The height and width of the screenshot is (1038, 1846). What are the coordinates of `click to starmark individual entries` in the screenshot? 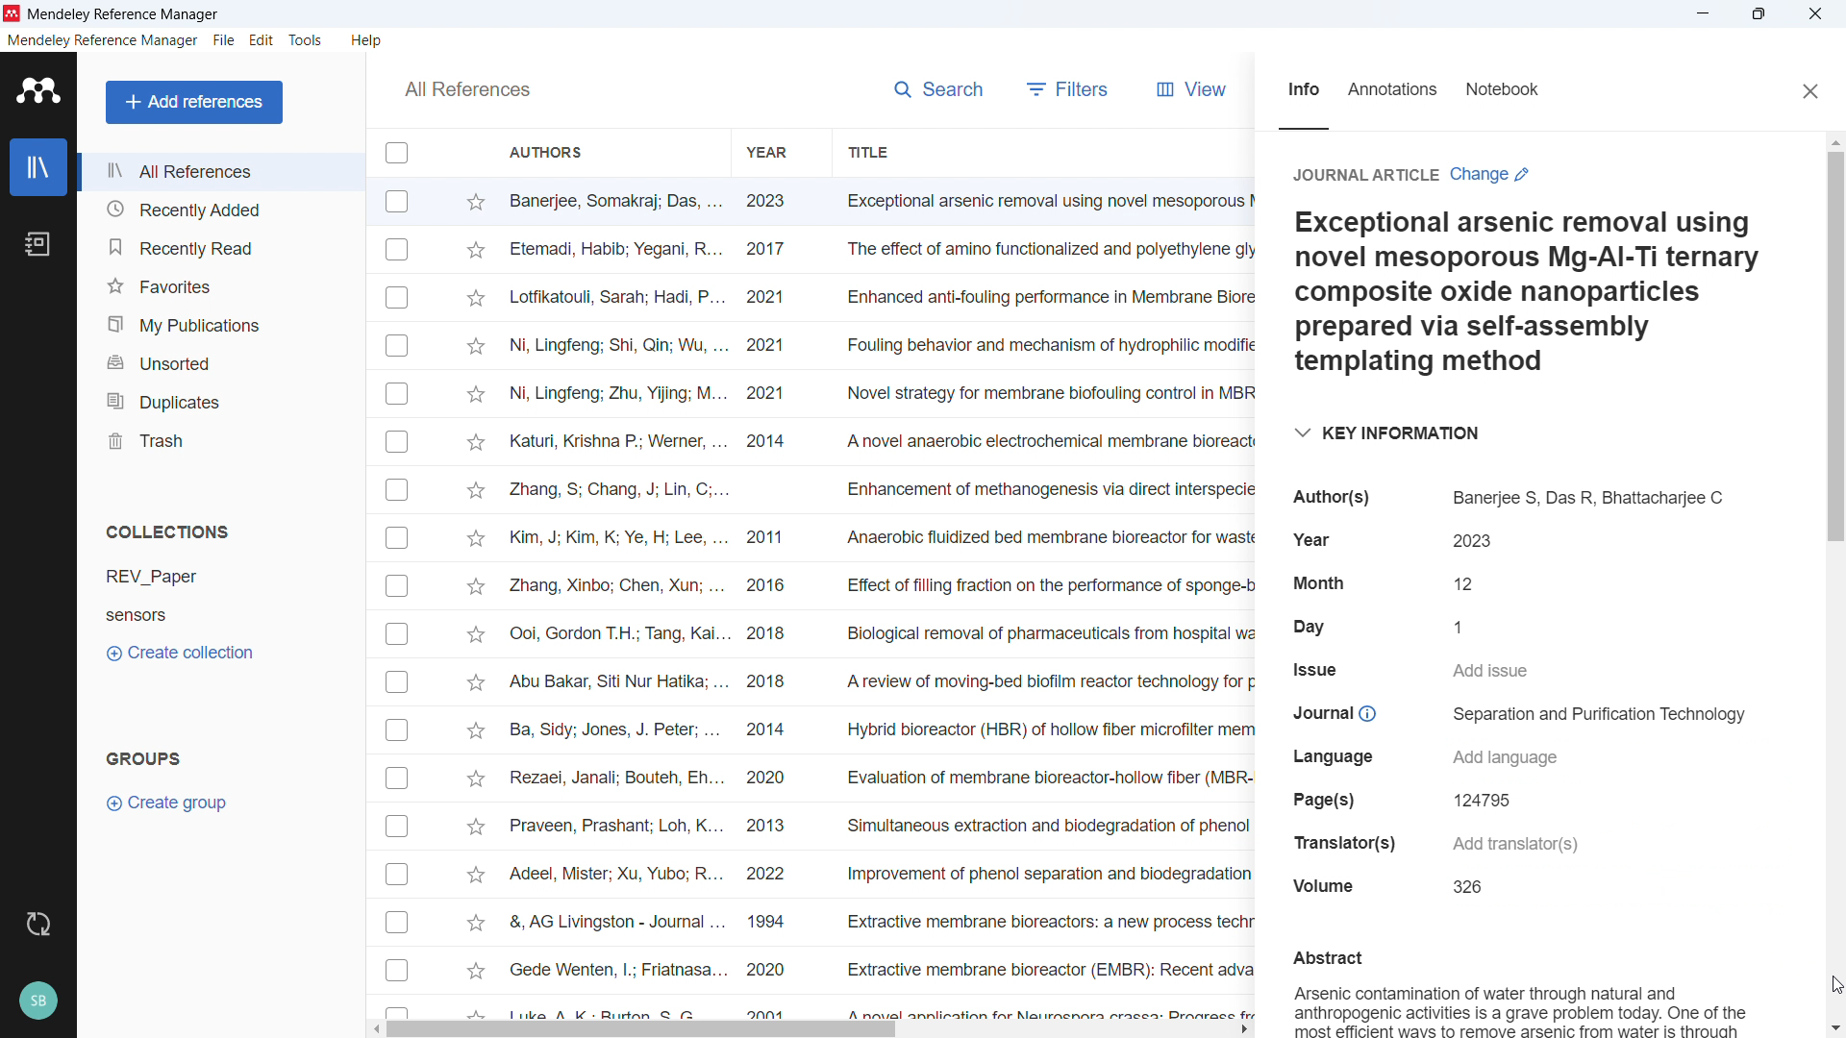 It's located at (476, 637).